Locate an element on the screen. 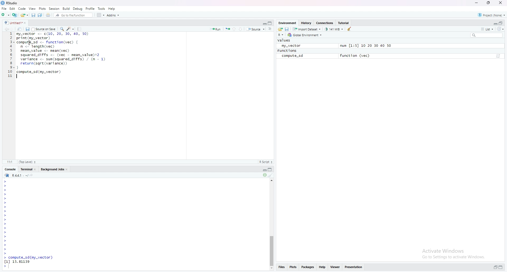 The width and height of the screenshot is (507, 272). Maximize/Restore is located at coordinates (270, 23).